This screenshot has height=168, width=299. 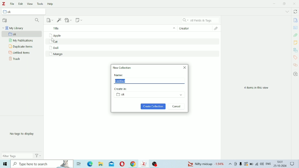 What do you see at coordinates (38, 155) in the screenshot?
I see `Actions` at bounding box center [38, 155].